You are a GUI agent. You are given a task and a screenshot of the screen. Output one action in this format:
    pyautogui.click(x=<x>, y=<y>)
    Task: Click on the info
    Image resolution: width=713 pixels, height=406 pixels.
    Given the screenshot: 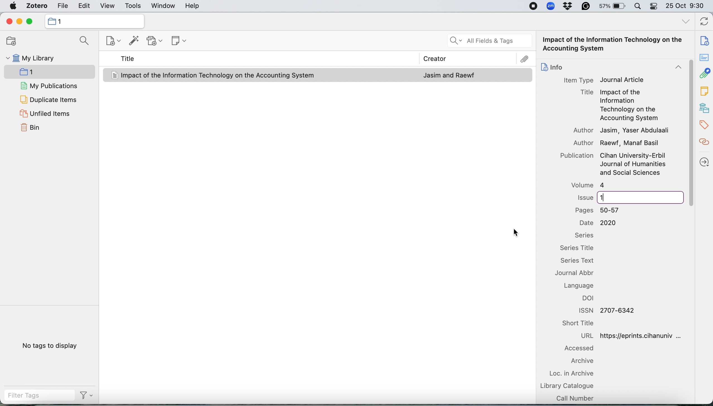 What is the action you would take?
    pyautogui.click(x=702, y=38)
    